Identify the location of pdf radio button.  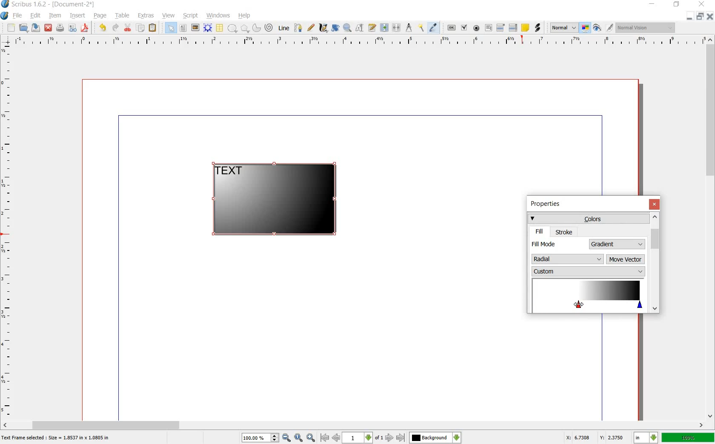
(477, 28).